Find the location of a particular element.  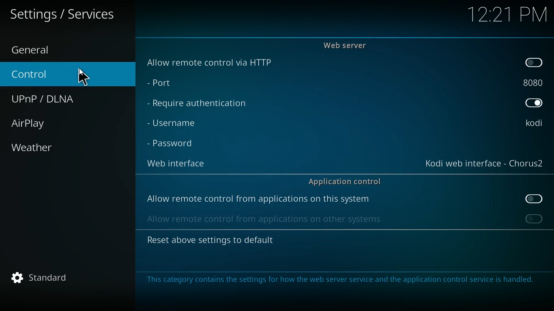

password is located at coordinates (173, 143).